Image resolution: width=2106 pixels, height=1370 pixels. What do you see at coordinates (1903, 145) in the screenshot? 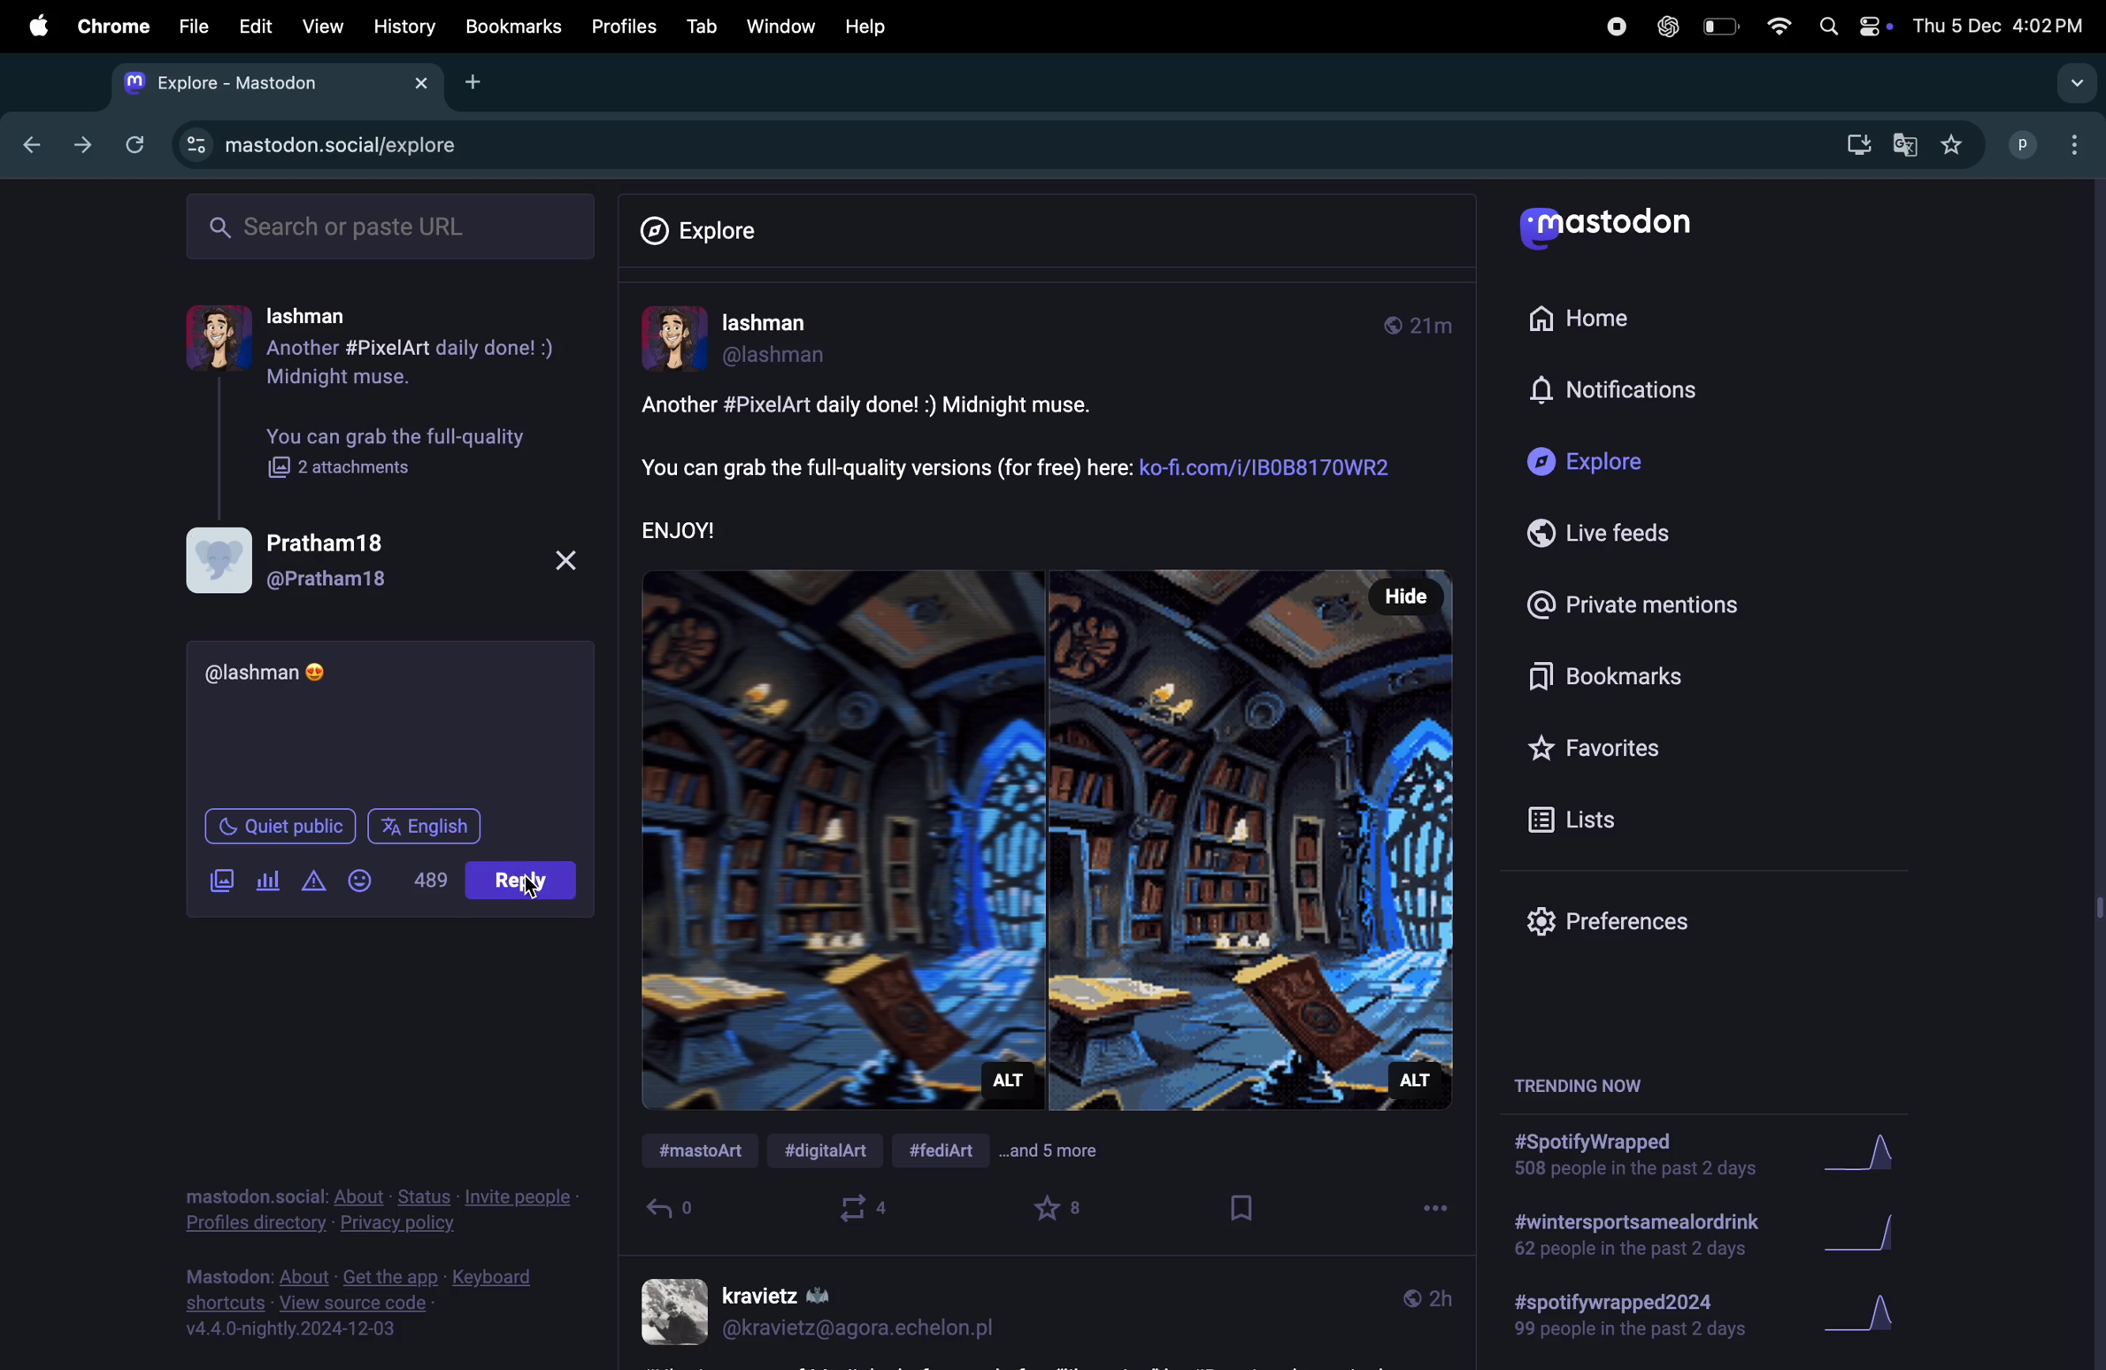
I see `google translate` at bounding box center [1903, 145].